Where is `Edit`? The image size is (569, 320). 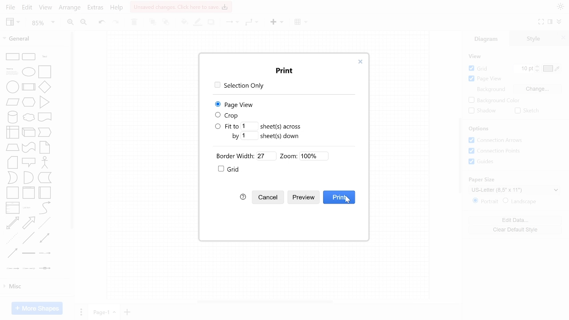
Edit is located at coordinates (28, 8).